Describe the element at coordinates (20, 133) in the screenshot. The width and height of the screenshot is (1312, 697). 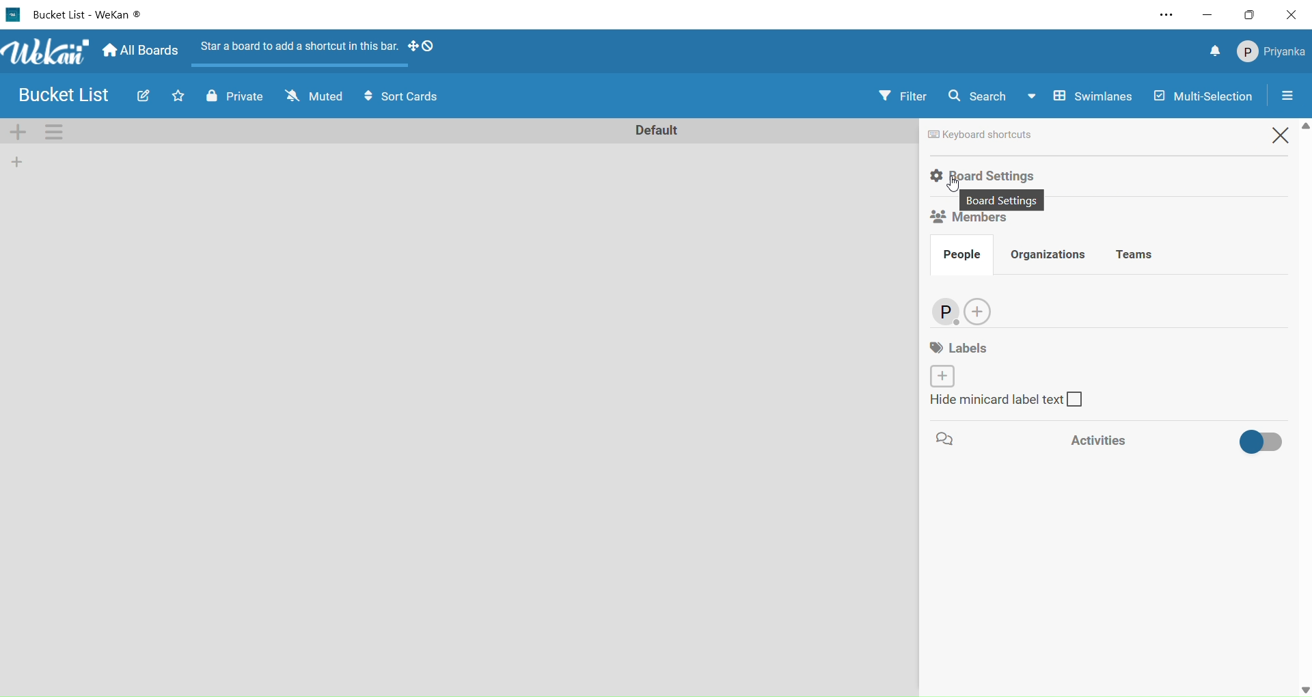
I see `add swimlane` at that location.